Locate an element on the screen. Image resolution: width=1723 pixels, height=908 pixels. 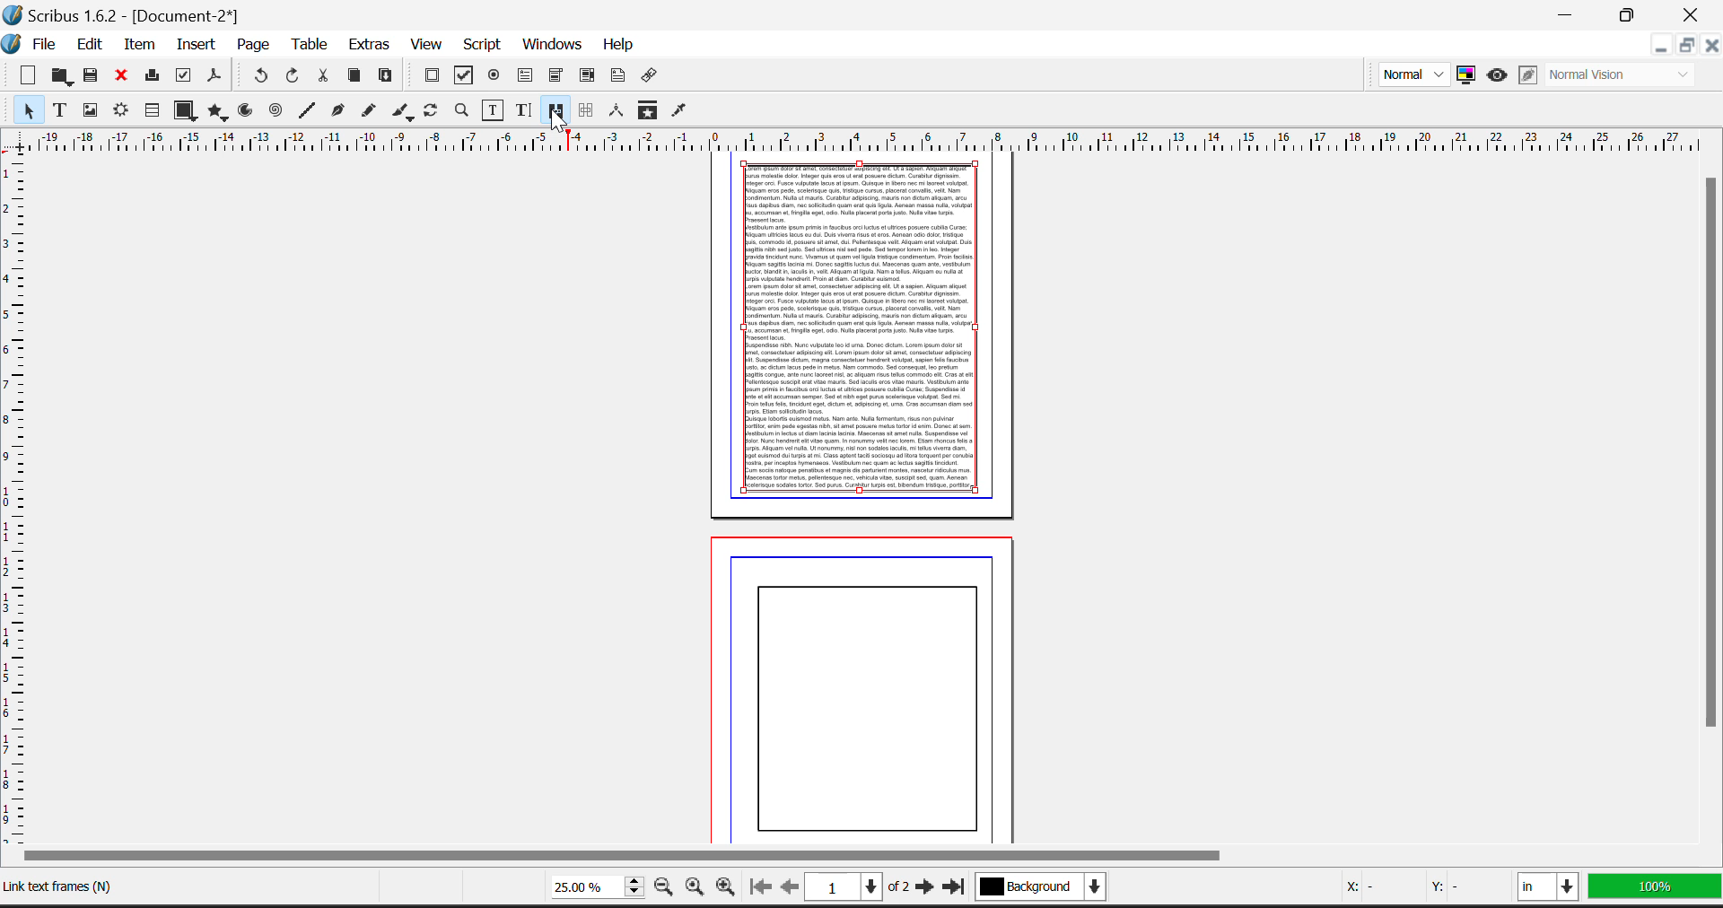
Redo is located at coordinates (295, 78).